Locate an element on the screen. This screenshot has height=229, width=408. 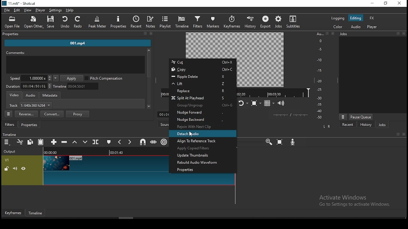
open other is located at coordinates (34, 21).